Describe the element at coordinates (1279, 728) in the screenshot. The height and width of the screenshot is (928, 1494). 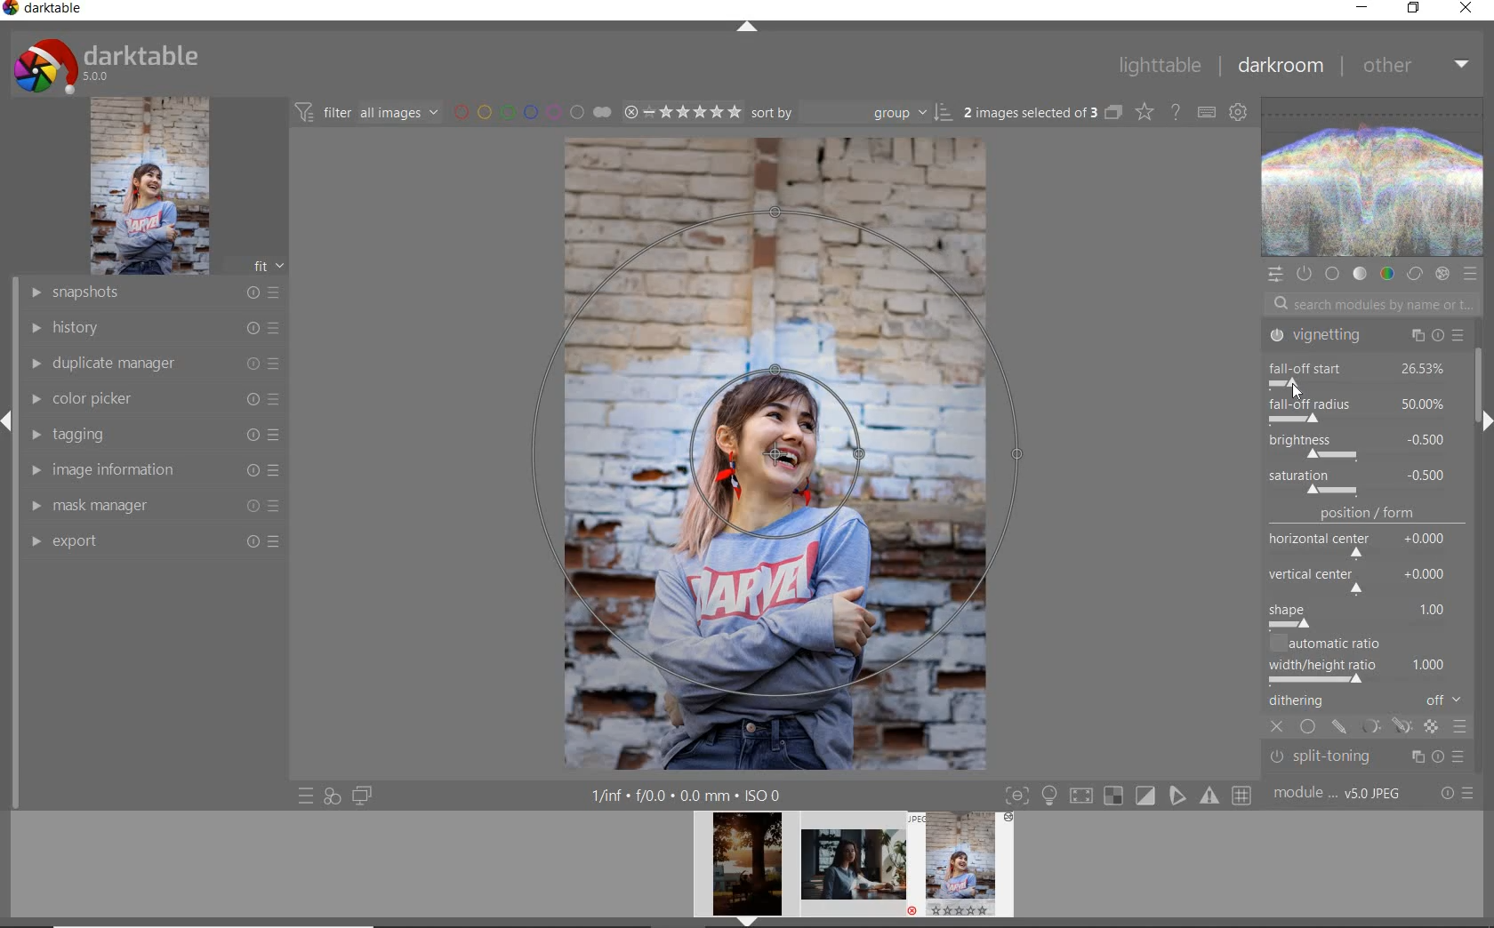
I see `close` at that location.